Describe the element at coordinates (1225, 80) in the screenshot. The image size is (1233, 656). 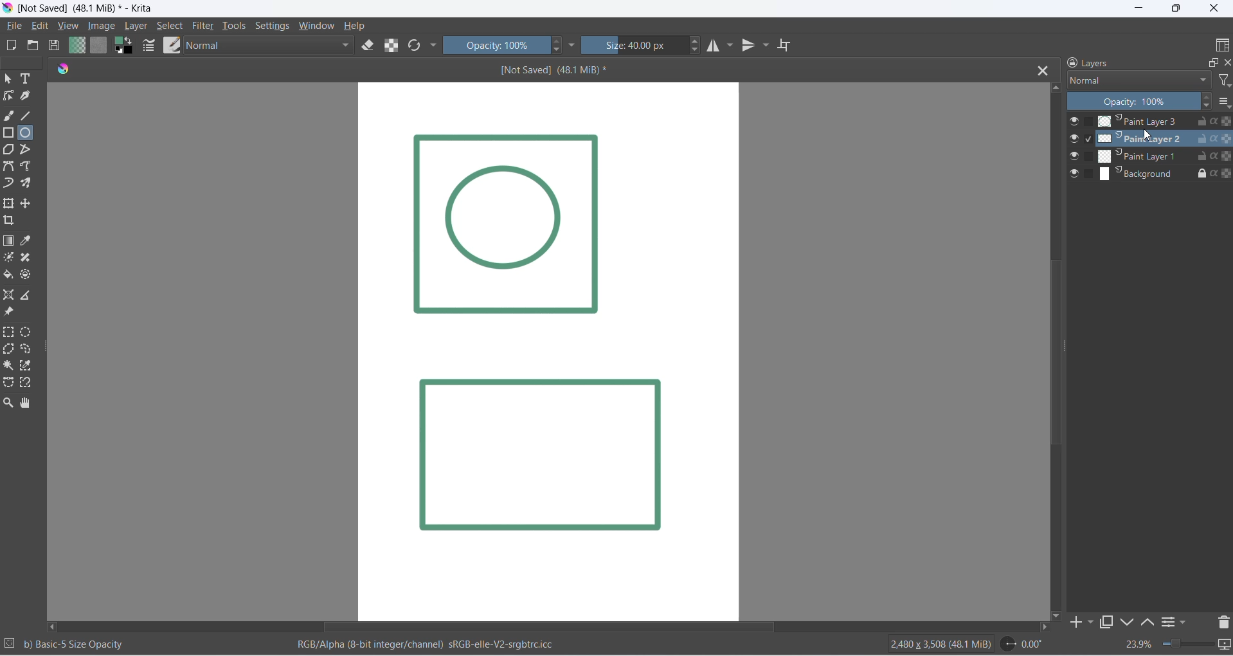
I see `filter` at that location.